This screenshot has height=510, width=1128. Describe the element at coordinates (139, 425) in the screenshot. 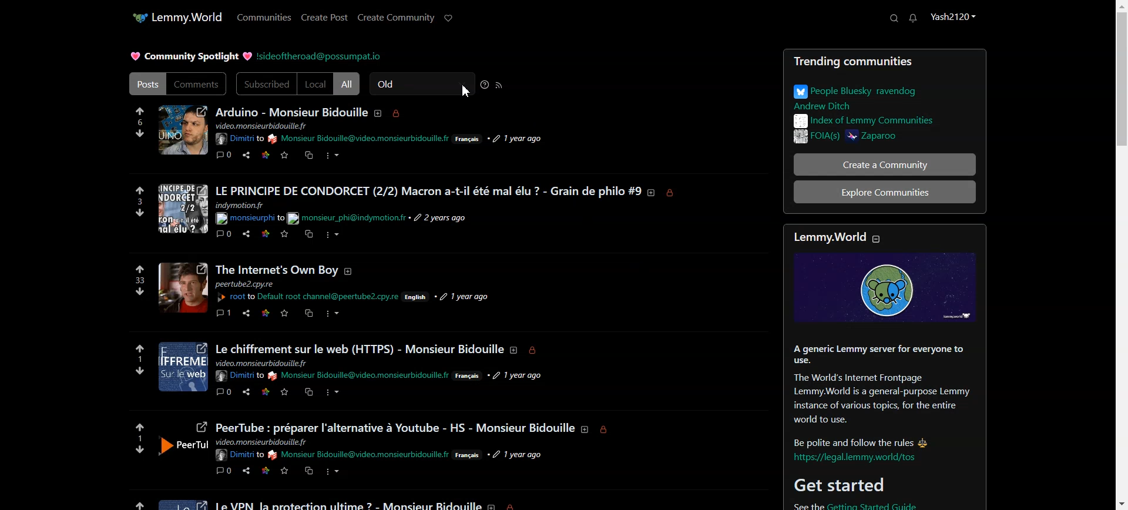

I see `upvotes` at that location.